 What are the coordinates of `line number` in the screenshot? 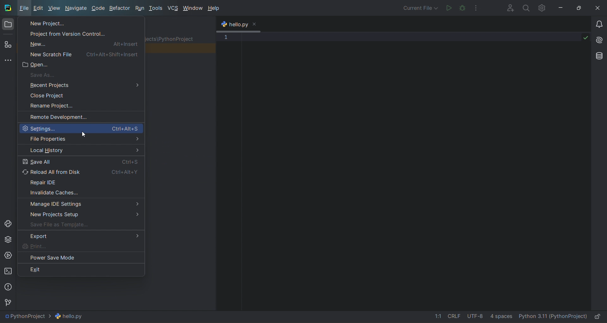 It's located at (226, 44).